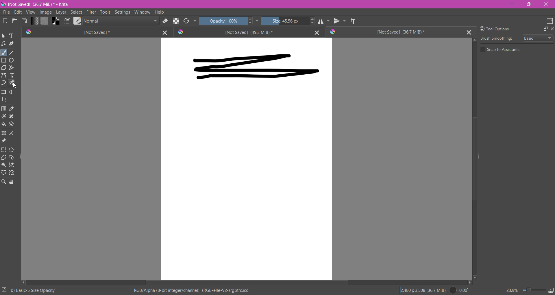 The image size is (555, 295). Describe the element at coordinates (164, 32) in the screenshot. I see `Close Tab` at that location.